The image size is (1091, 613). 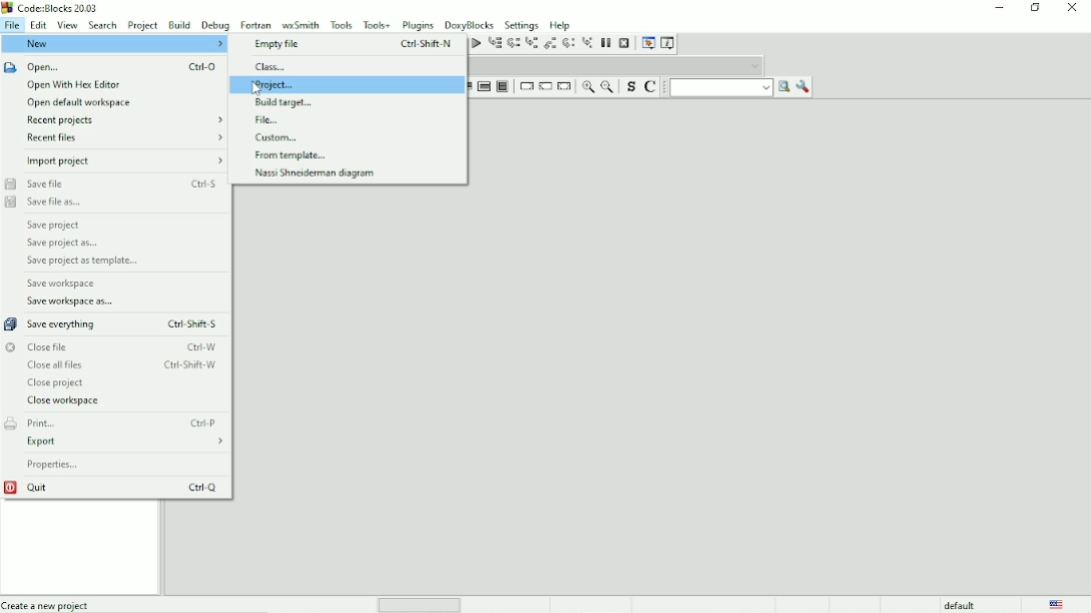 I want to click on Nassi Shneiderman diagram, so click(x=315, y=174).